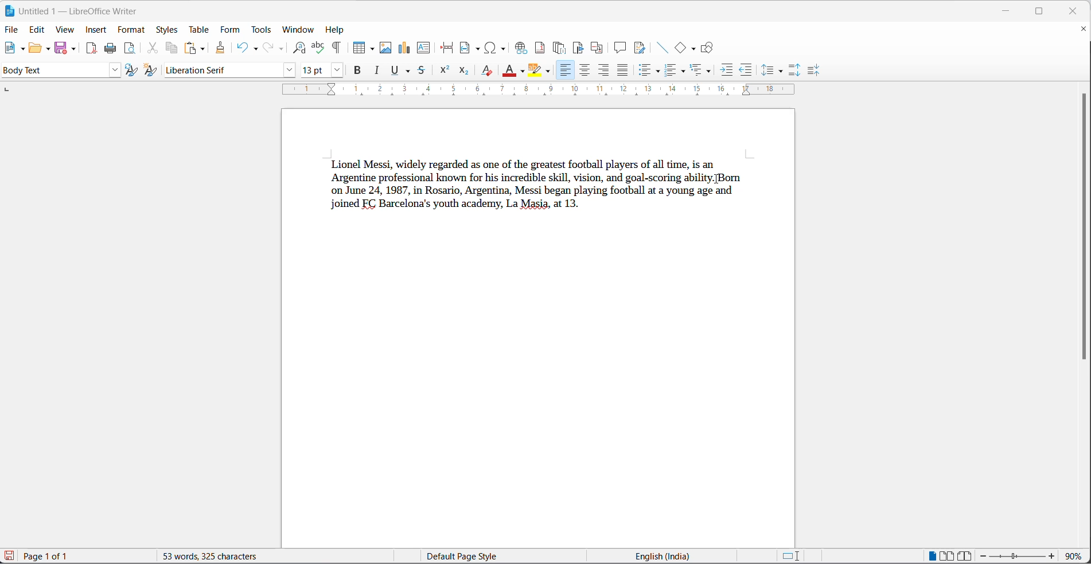 This screenshot has width=1091, height=564. Describe the element at coordinates (708, 47) in the screenshot. I see `Show draw functions` at that location.